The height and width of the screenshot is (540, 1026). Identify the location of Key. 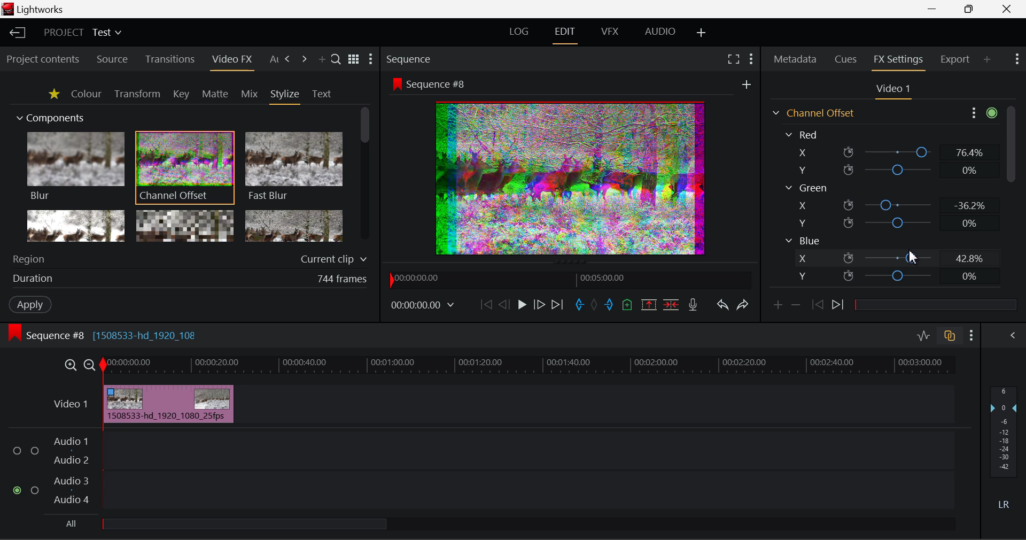
(180, 95).